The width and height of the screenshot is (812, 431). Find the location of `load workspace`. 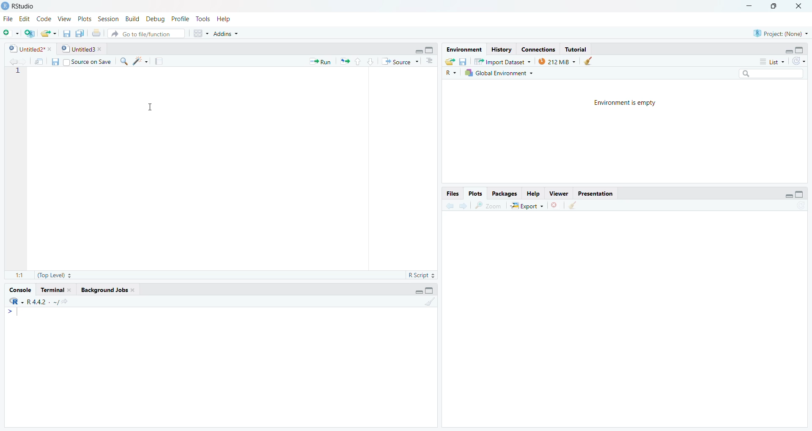

load workspace is located at coordinates (450, 62).